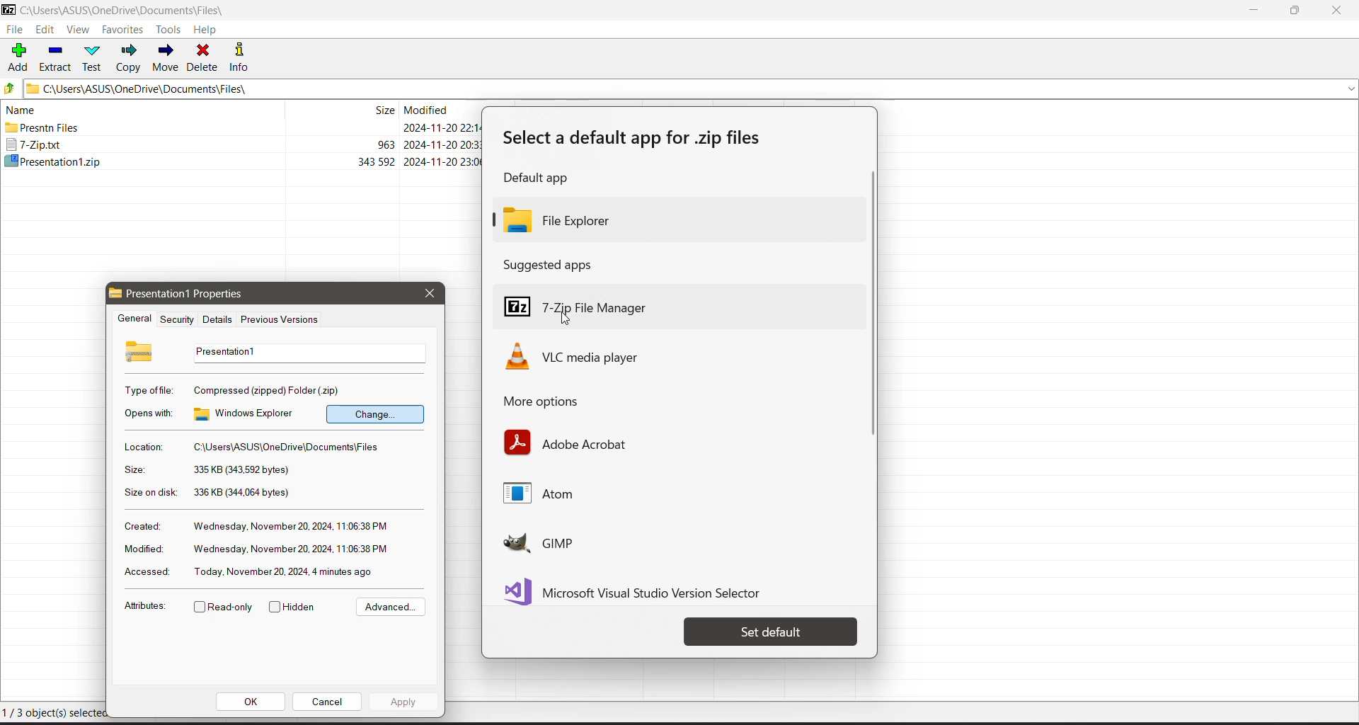 The height and width of the screenshot is (725, 1359). I want to click on Size on disk, so click(151, 494).